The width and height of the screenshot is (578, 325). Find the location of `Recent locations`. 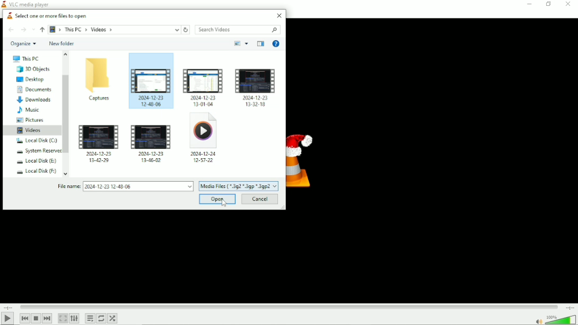

Recent locations is located at coordinates (34, 30).